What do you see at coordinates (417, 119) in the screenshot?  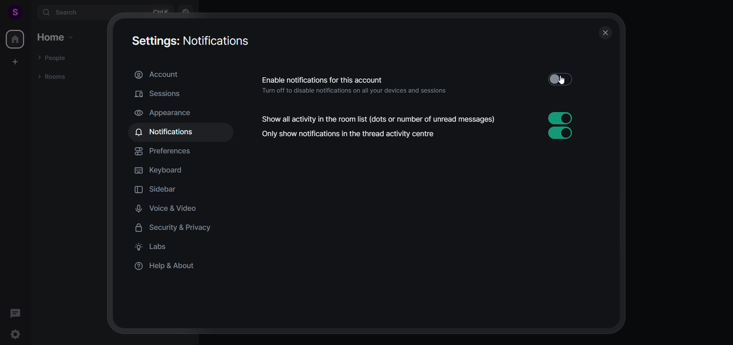 I see `show all activity in the room list` at bounding box center [417, 119].